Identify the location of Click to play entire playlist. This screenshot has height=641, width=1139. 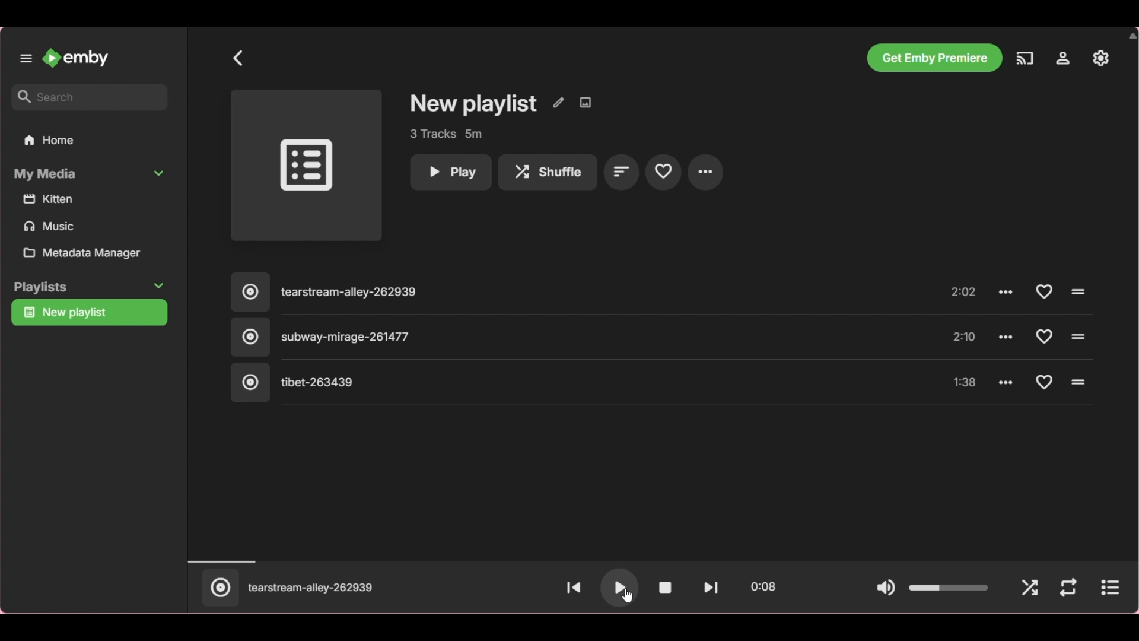
(306, 166).